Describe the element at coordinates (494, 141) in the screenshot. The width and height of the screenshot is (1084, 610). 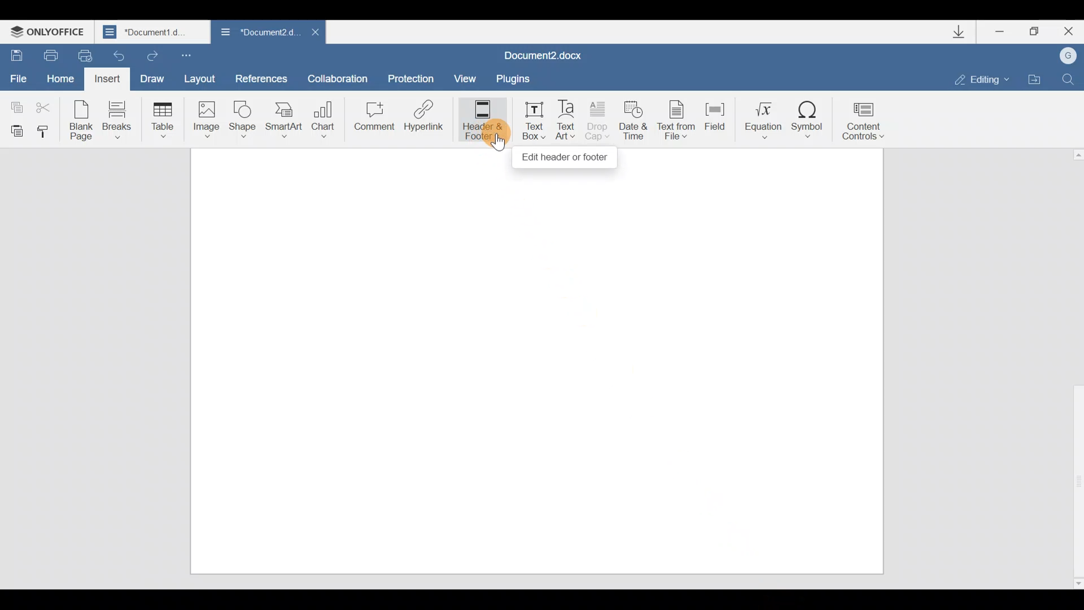
I see `typing cursor` at that location.